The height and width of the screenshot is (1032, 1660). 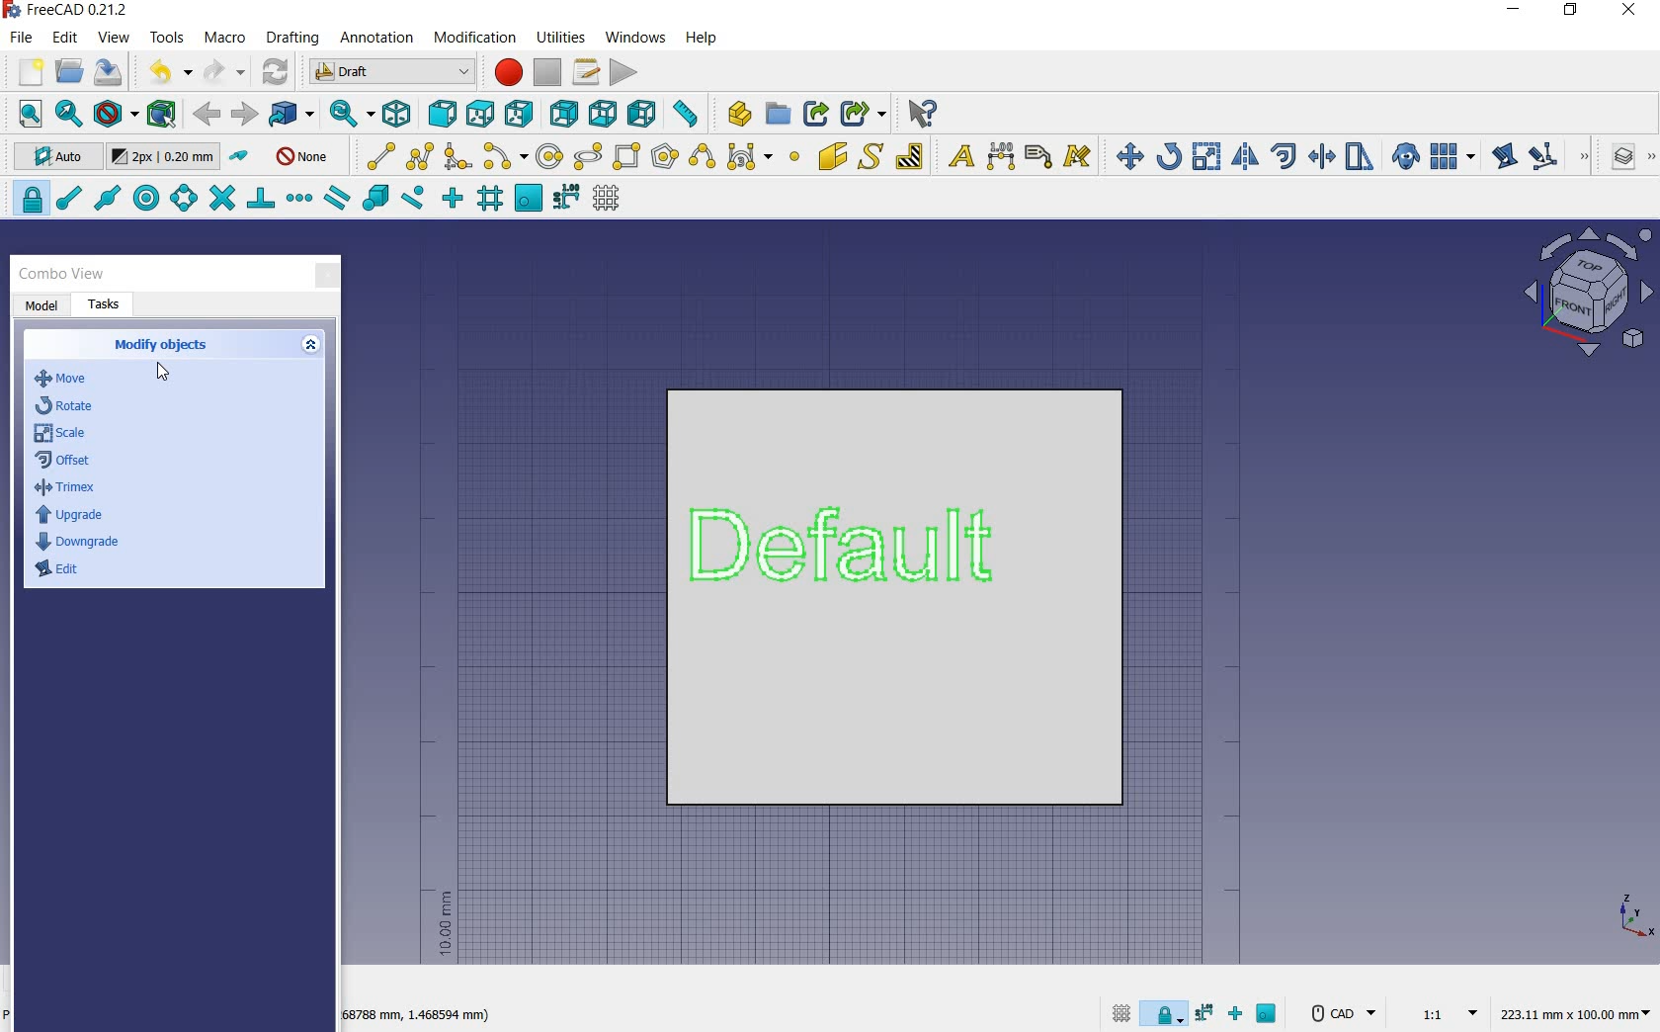 What do you see at coordinates (124, 307) in the screenshot?
I see `tasks` at bounding box center [124, 307].